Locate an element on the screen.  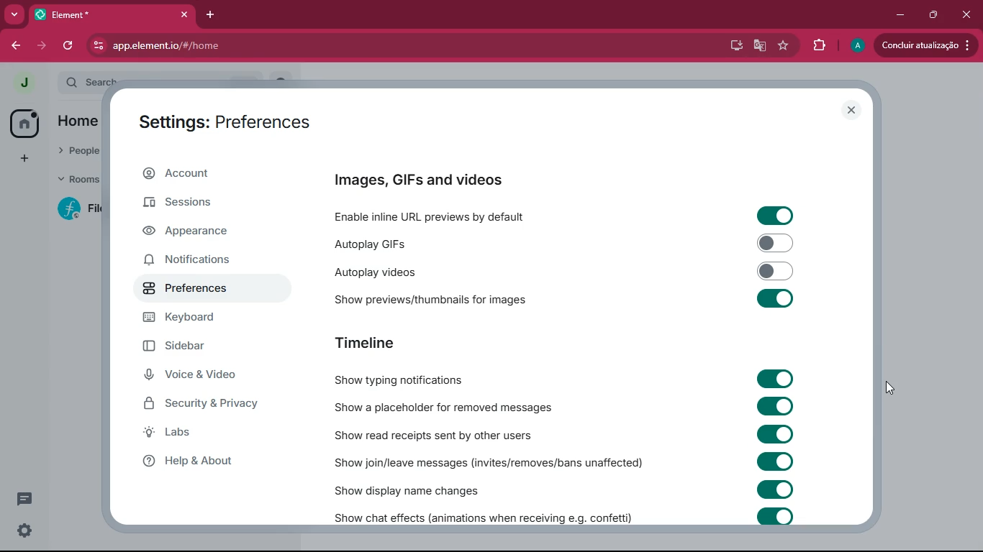
enable inline URL previews by default is located at coordinates (439, 215).